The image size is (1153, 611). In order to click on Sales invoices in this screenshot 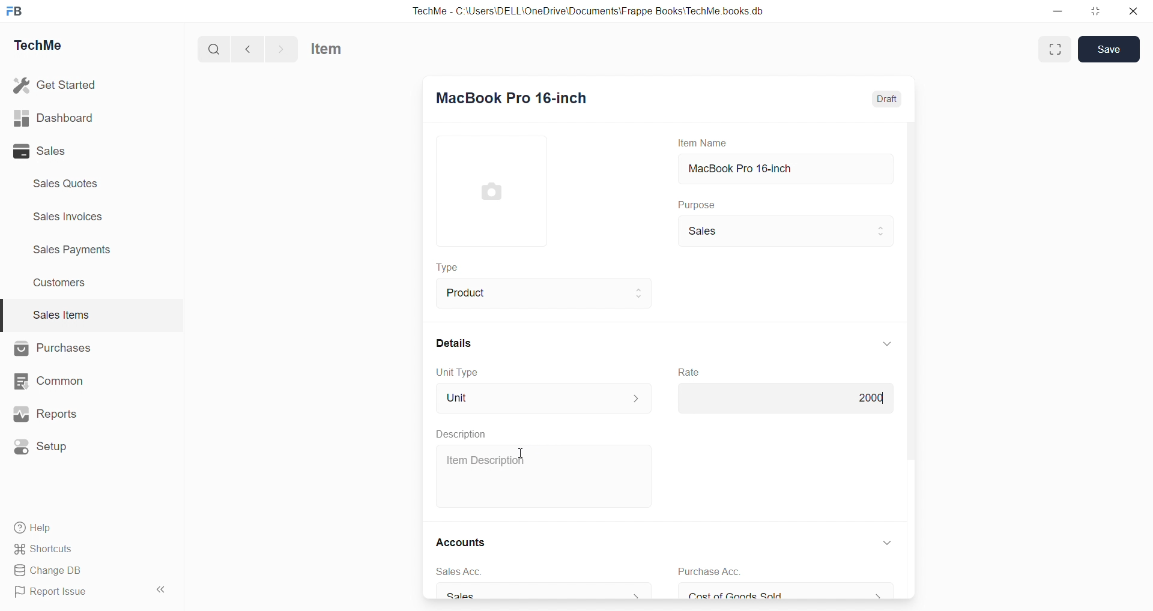, I will do `click(70, 217)`.